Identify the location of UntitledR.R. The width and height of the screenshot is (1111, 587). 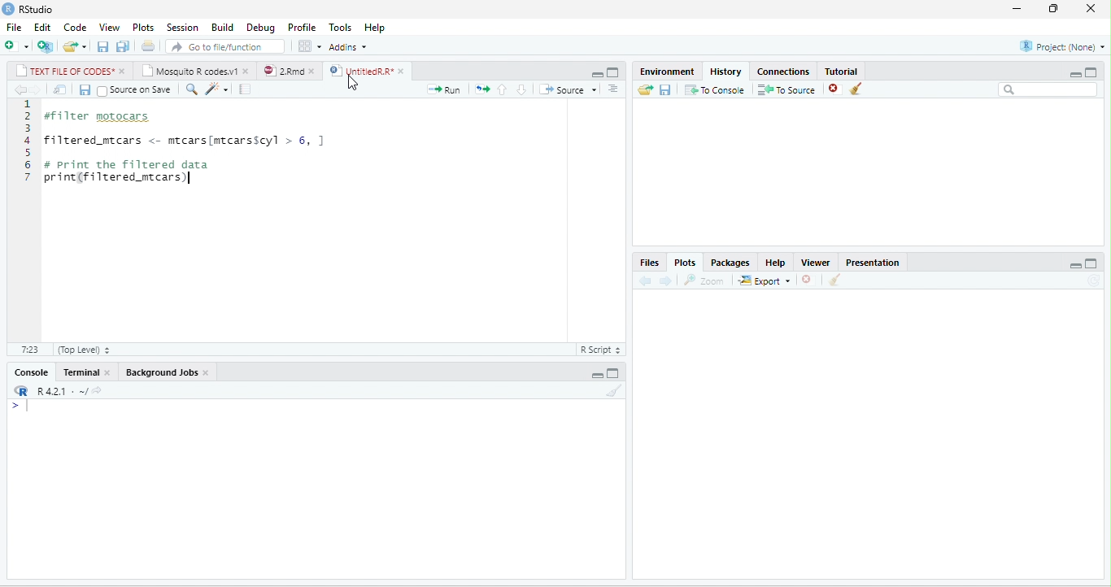
(359, 71).